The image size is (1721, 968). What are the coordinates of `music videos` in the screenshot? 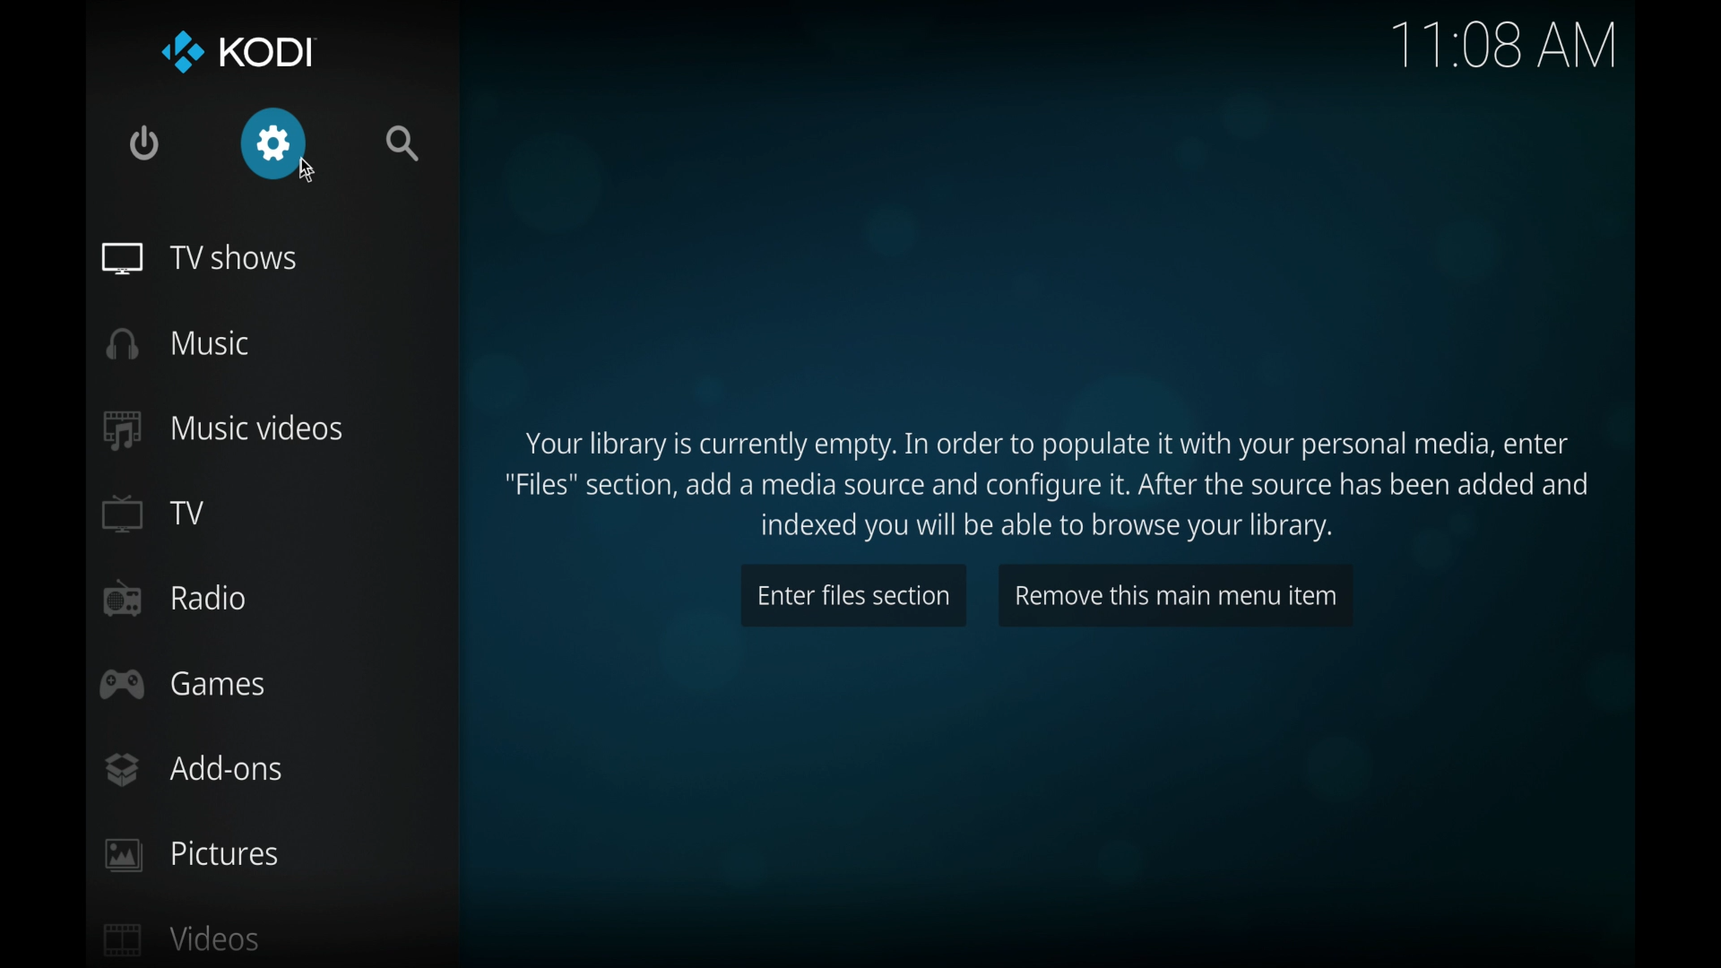 It's located at (224, 428).